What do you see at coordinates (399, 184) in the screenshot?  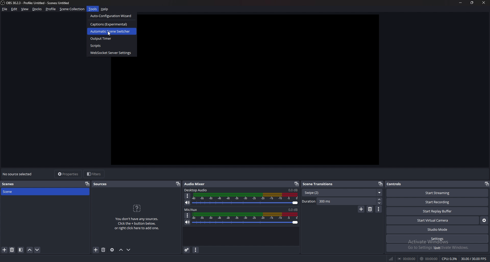 I see `controls` at bounding box center [399, 184].